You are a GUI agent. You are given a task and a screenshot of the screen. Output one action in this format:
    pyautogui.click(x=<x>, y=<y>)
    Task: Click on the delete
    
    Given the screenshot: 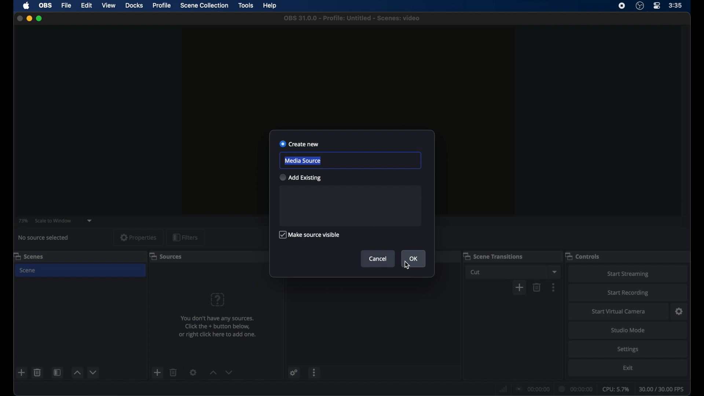 What is the action you would take?
    pyautogui.click(x=174, y=372)
    